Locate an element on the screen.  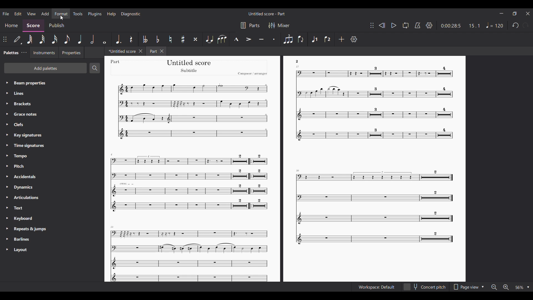
Lines is located at coordinates (27, 92).